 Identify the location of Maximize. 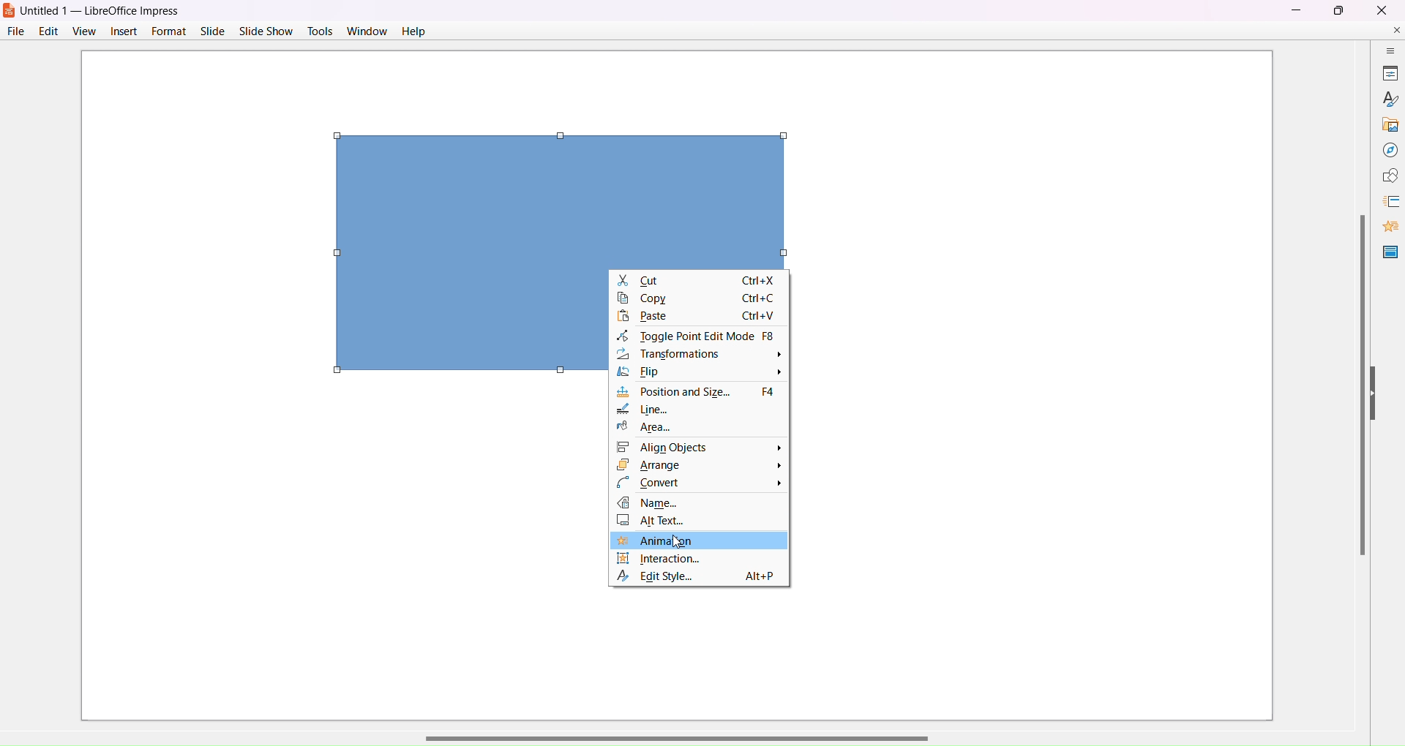
(1338, 11).